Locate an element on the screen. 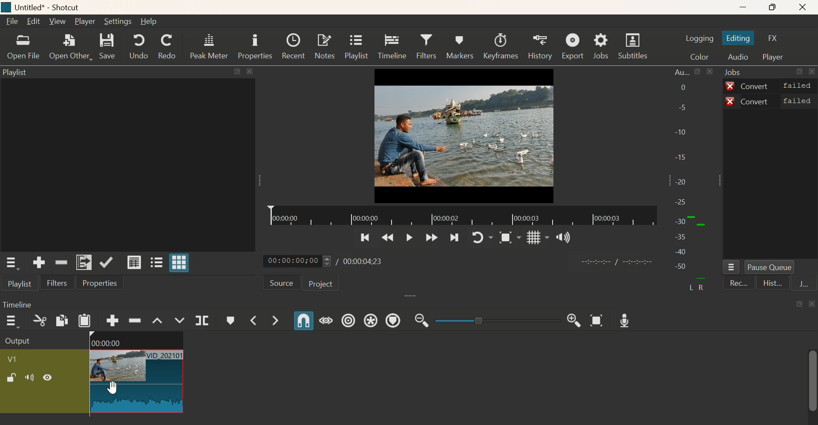 This screenshot has width=818, height=425. Add the soource to the playllisst is located at coordinates (40, 262).